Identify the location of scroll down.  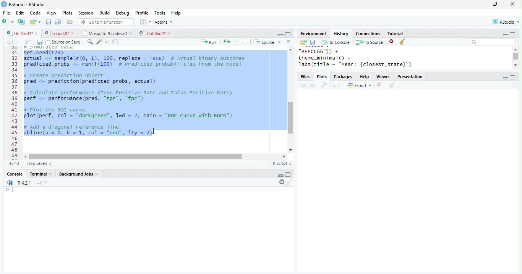
(515, 65).